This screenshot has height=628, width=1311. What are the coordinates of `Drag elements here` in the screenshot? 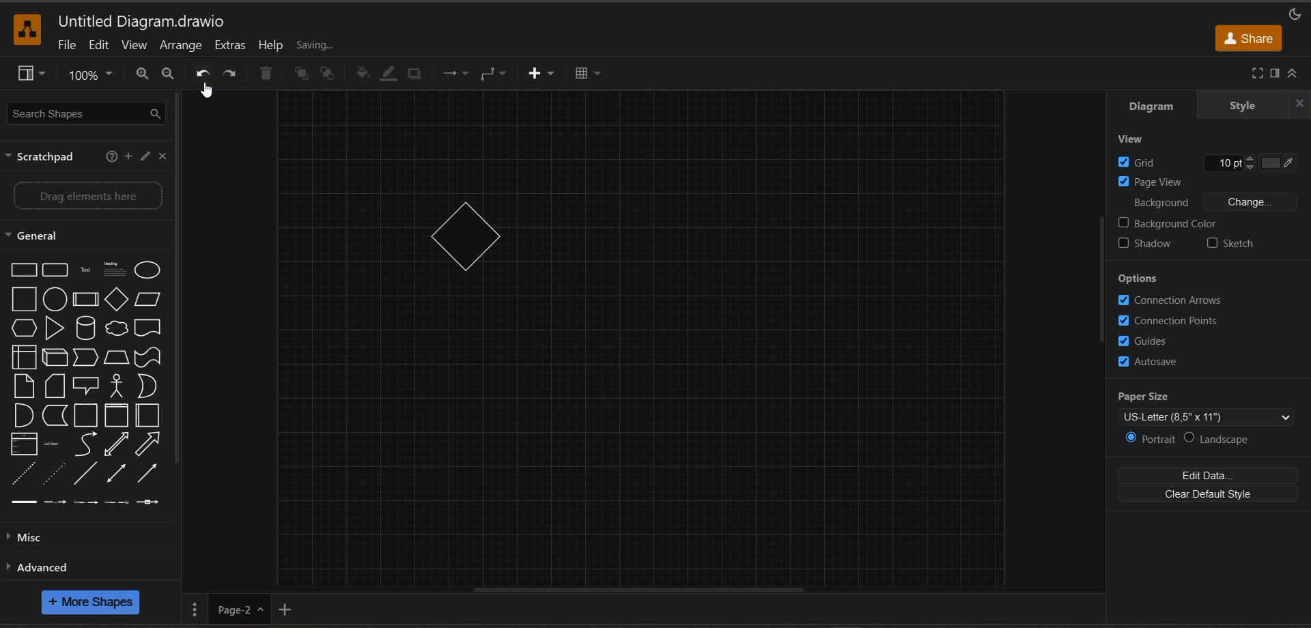 It's located at (89, 196).